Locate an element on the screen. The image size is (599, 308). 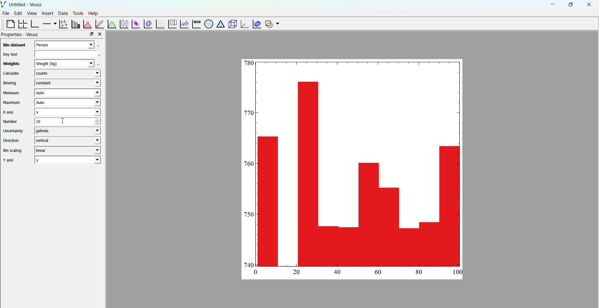
Bin Dataset is located at coordinates (13, 45).